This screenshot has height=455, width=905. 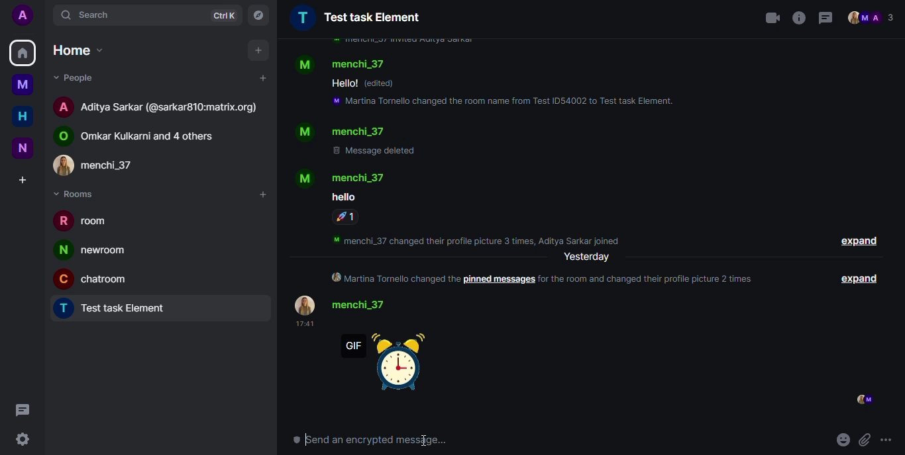 What do you see at coordinates (825, 18) in the screenshot?
I see `threads` at bounding box center [825, 18].